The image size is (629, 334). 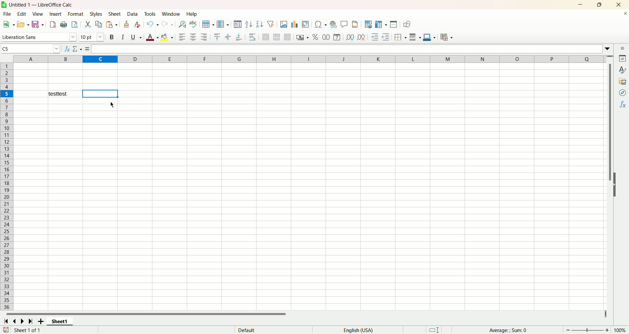 What do you see at coordinates (401, 38) in the screenshot?
I see `border` at bounding box center [401, 38].